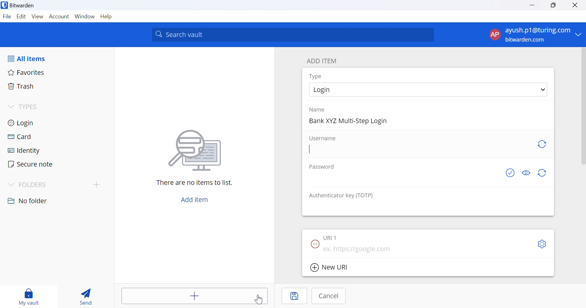 The height and width of the screenshot is (308, 586). What do you see at coordinates (28, 201) in the screenshot?
I see `No folder` at bounding box center [28, 201].